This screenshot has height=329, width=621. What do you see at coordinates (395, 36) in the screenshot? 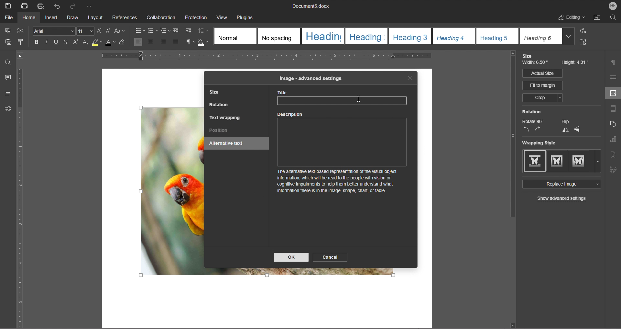
I see `Text Style` at bounding box center [395, 36].